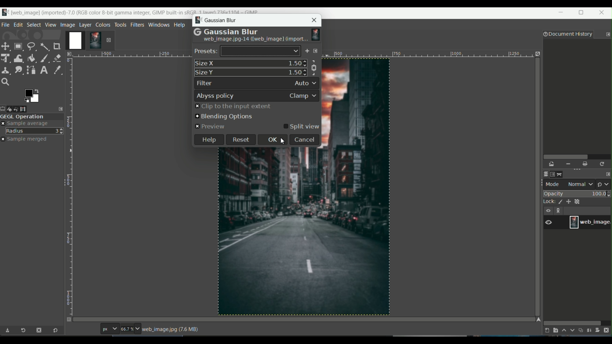  What do you see at coordinates (103, 24) in the screenshot?
I see `colors tab` at bounding box center [103, 24].